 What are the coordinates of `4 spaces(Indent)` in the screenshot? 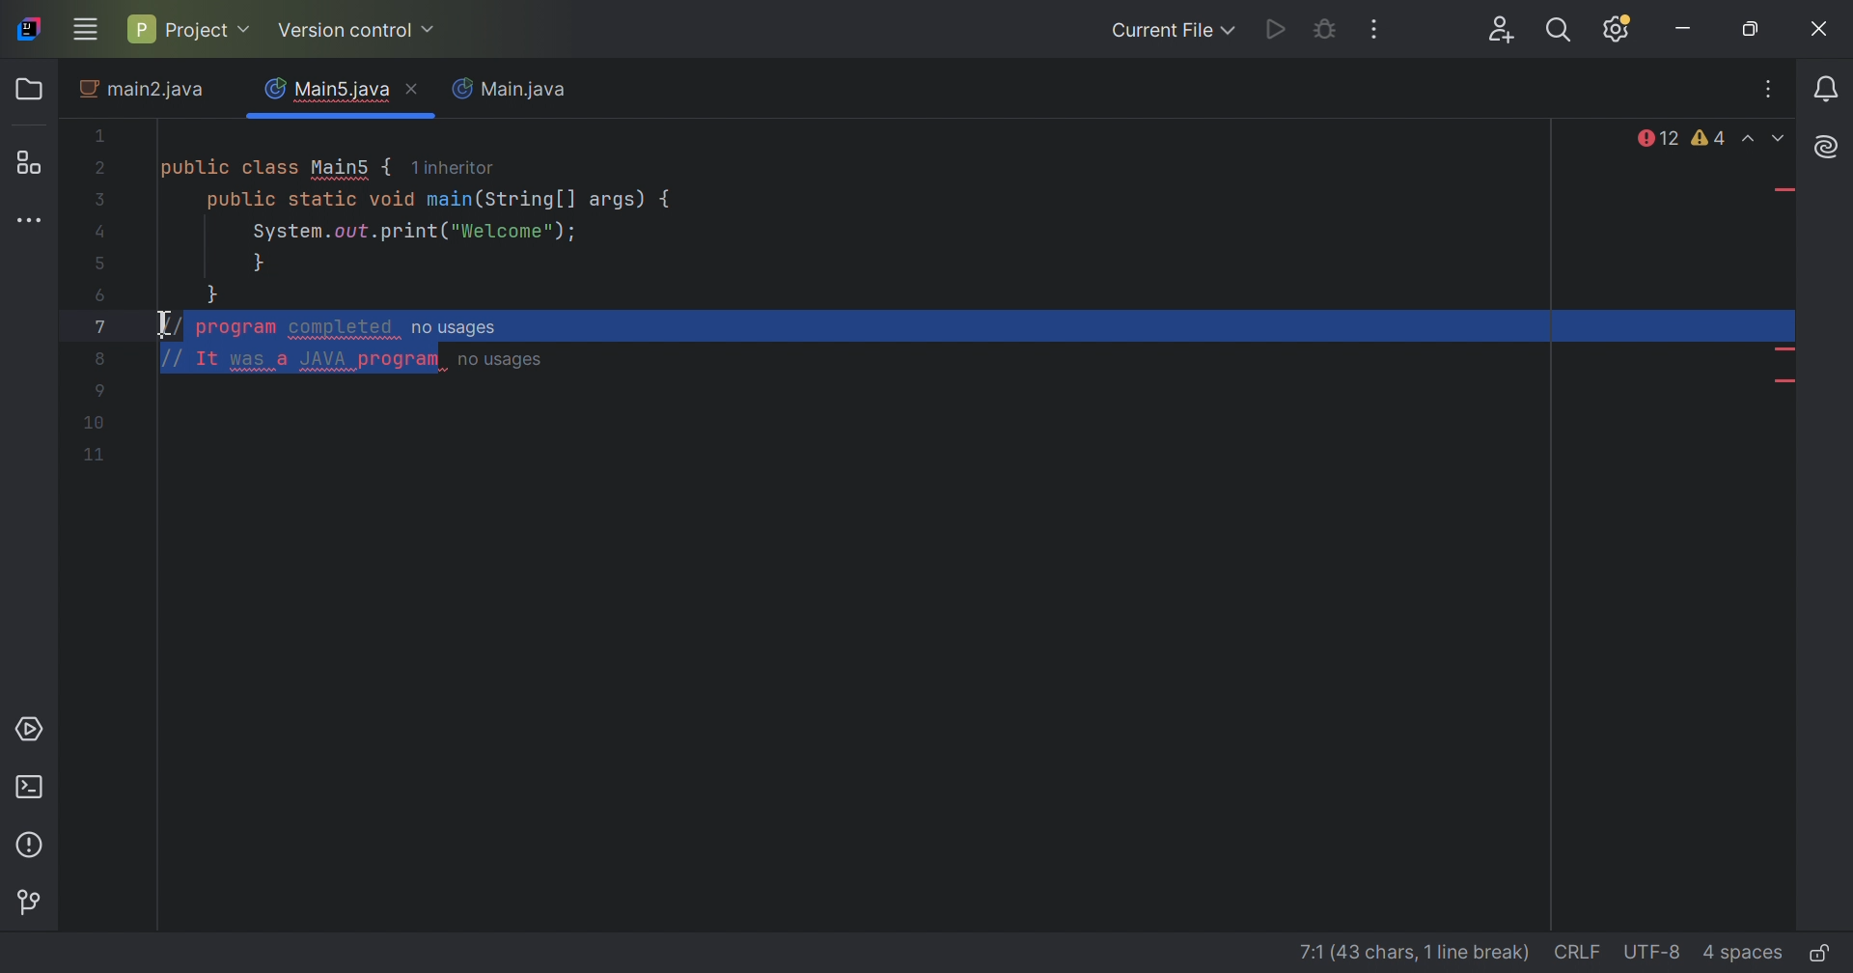 It's located at (1743, 951).